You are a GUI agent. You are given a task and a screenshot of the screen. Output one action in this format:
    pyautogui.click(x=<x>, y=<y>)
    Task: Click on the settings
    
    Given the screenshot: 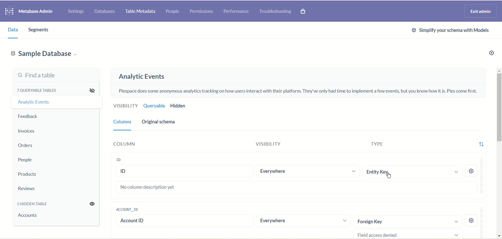 What is the action you would take?
    pyautogui.click(x=76, y=12)
    